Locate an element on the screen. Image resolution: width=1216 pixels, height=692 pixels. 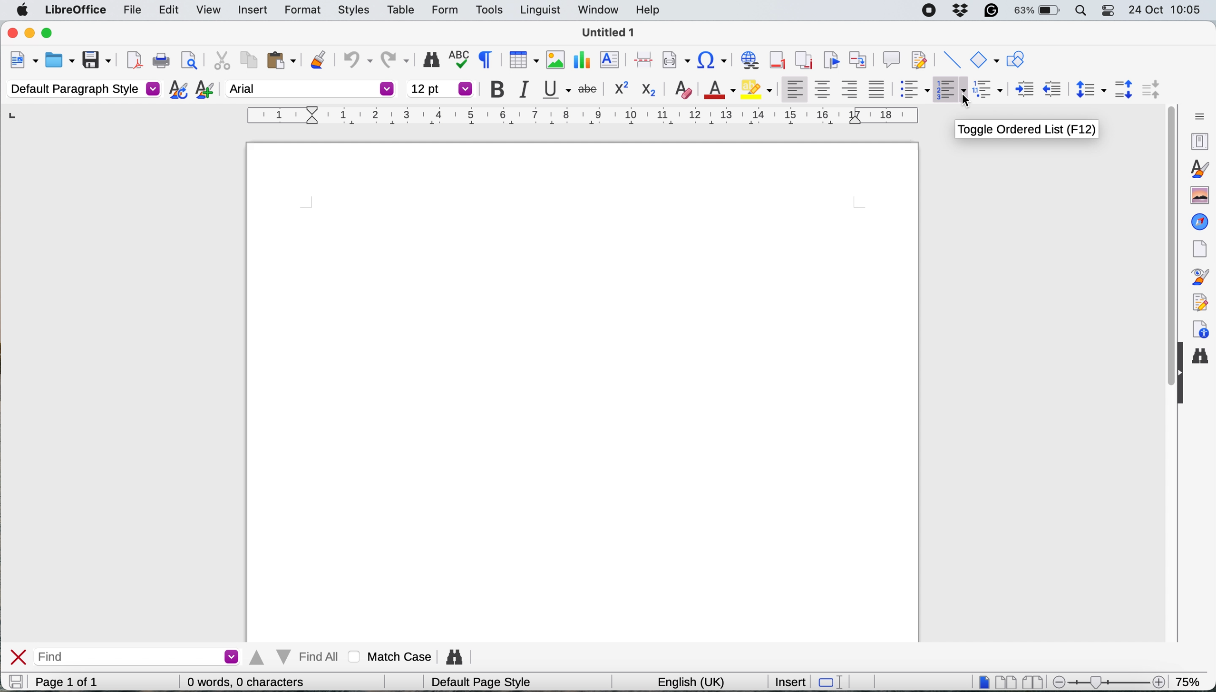
print is located at coordinates (162, 61).